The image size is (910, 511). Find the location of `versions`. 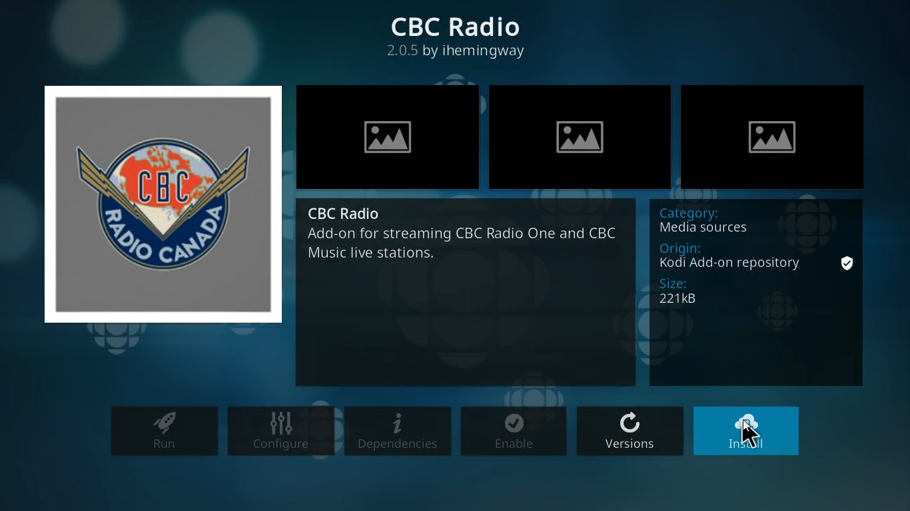

versions is located at coordinates (628, 432).